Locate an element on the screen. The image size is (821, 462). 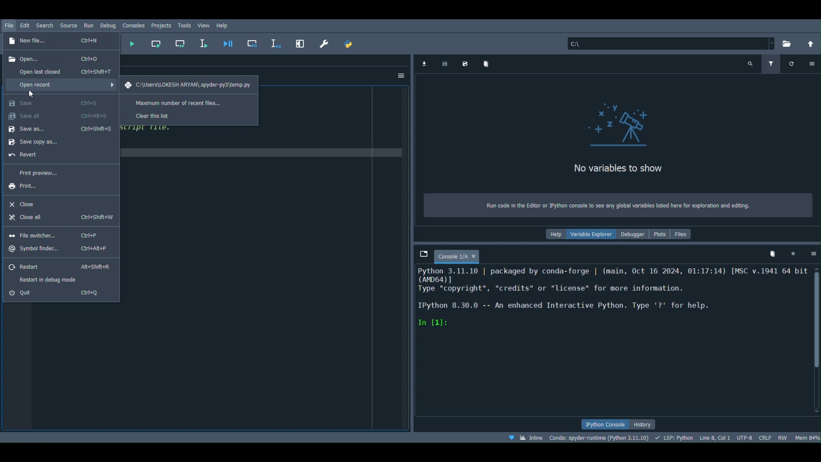
Revert is located at coordinates (51, 155).